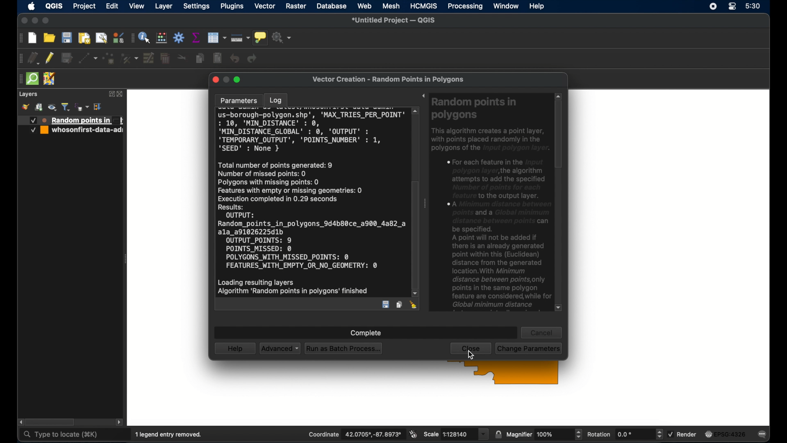 Image resolution: width=787 pixels, height=443 pixels. What do you see at coordinates (23, 21) in the screenshot?
I see `close` at bounding box center [23, 21].